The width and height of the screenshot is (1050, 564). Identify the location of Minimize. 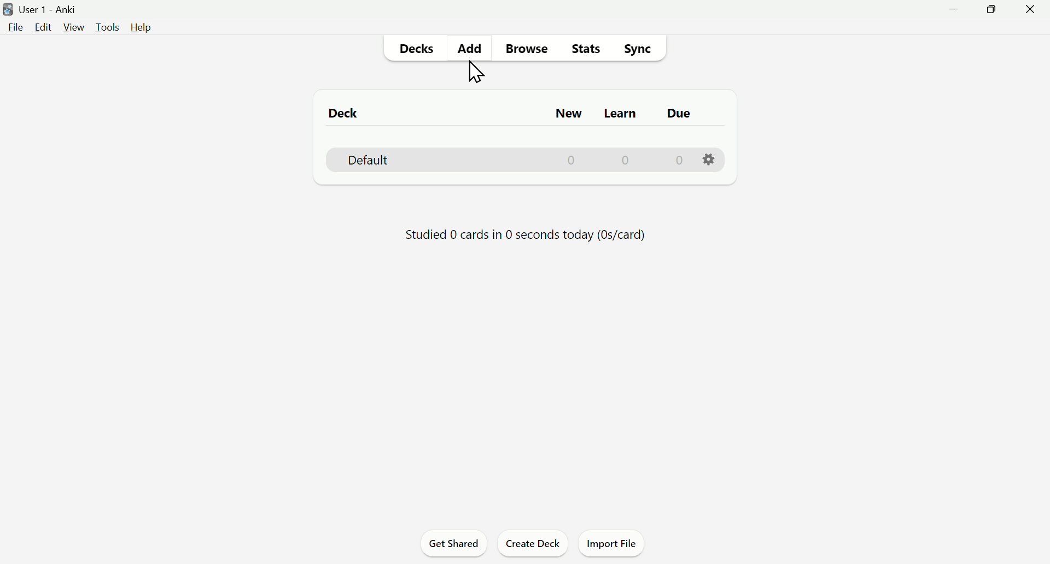
(954, 11).